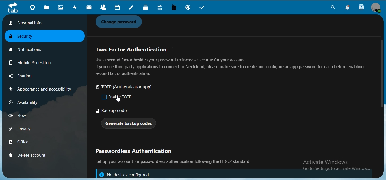 This screenshot has width=386, height=180. What do you see at coordinates (118, 99) in the screenshot?
I see `cursor` at bounding box center [118, 99].